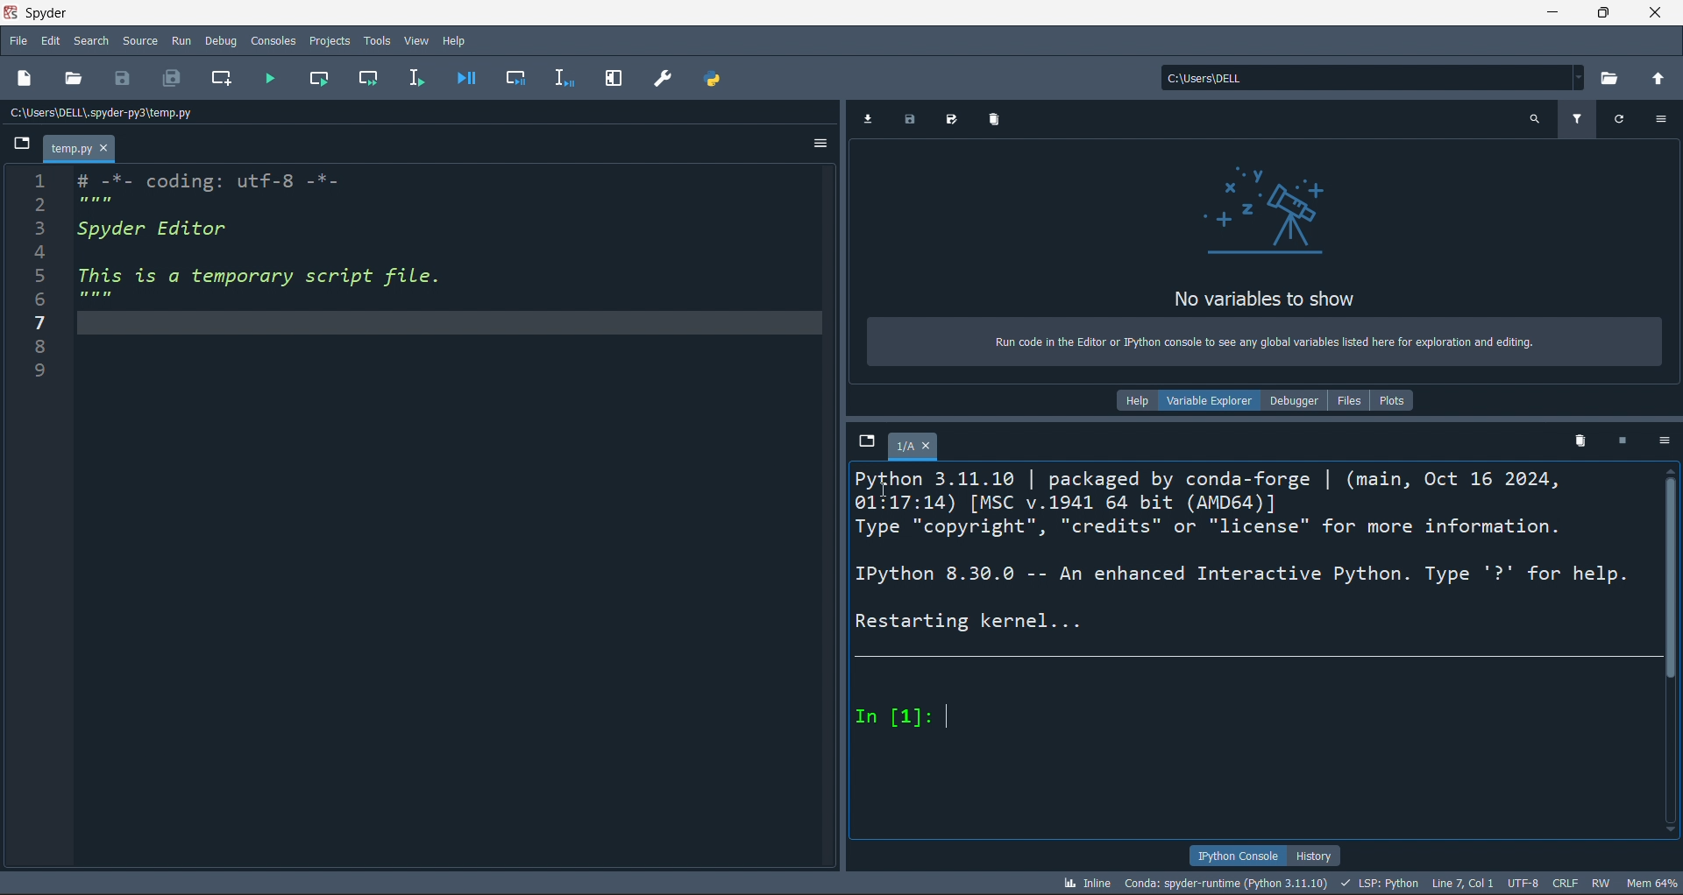  What do you see at coordinates (275, 42) in the screenshot?
I see `Consoles` at bounding box center [275, 42].